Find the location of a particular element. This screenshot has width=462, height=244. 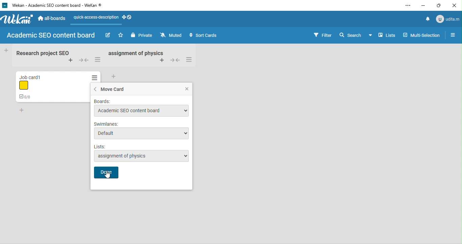

list actions is located at coordinates (193, 60).